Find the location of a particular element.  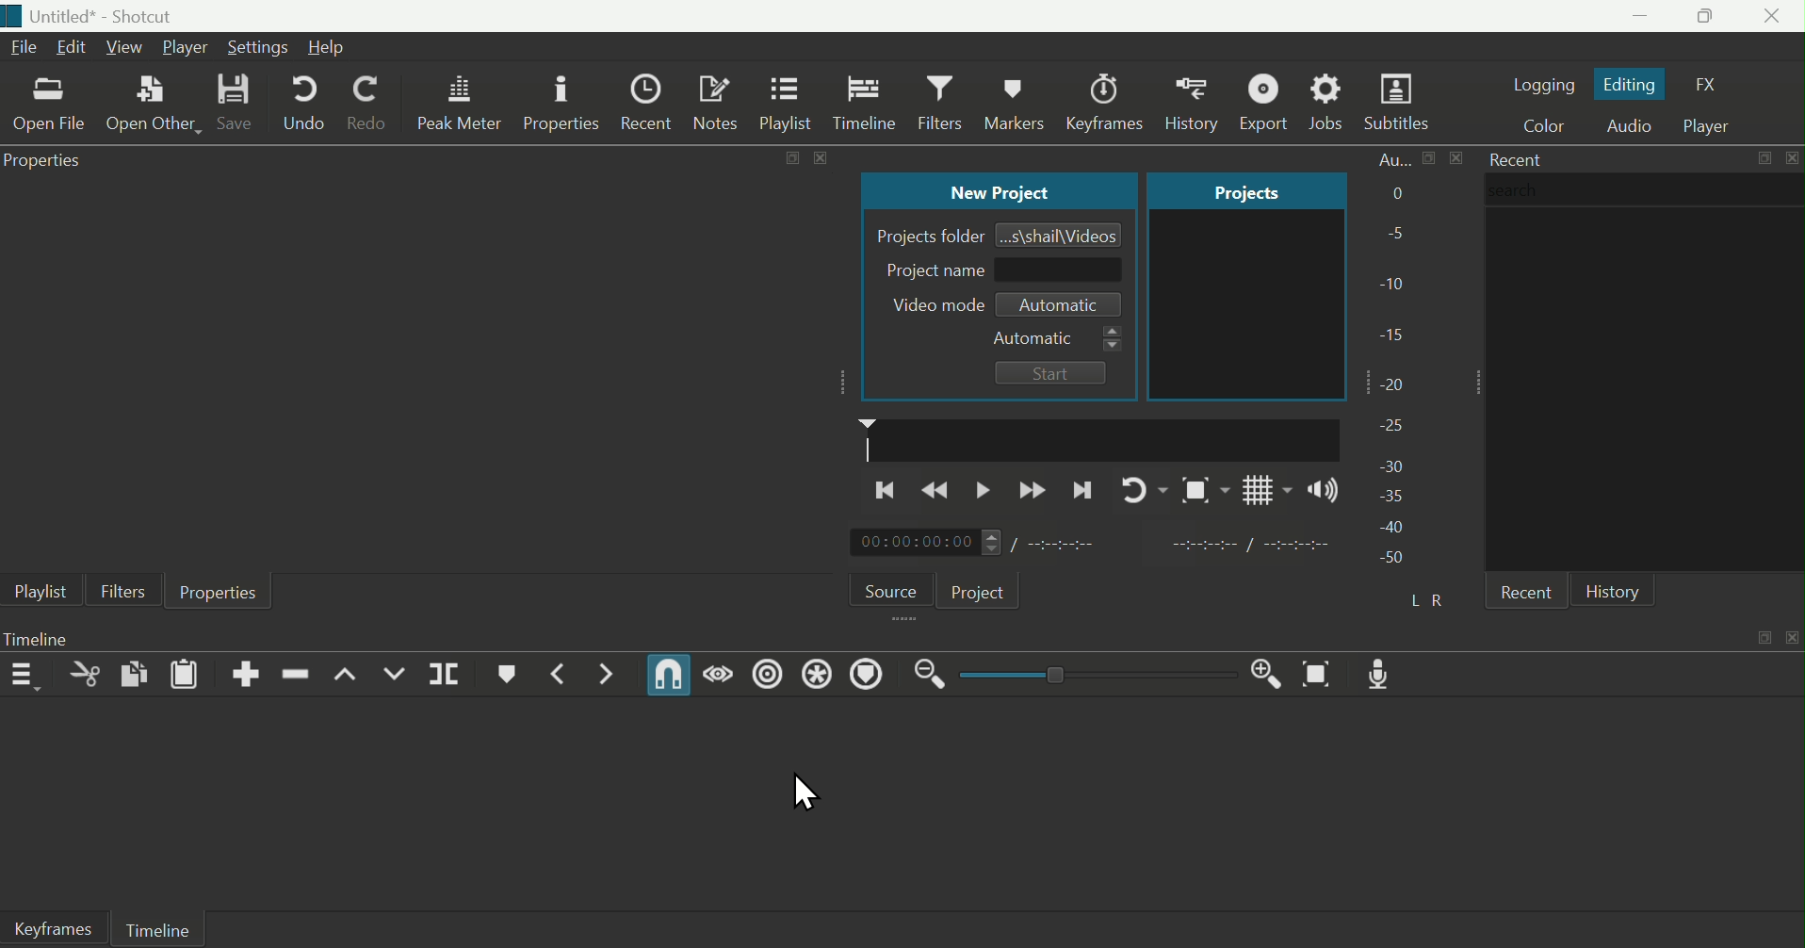

Timeline is located at coordinates (864, 102).